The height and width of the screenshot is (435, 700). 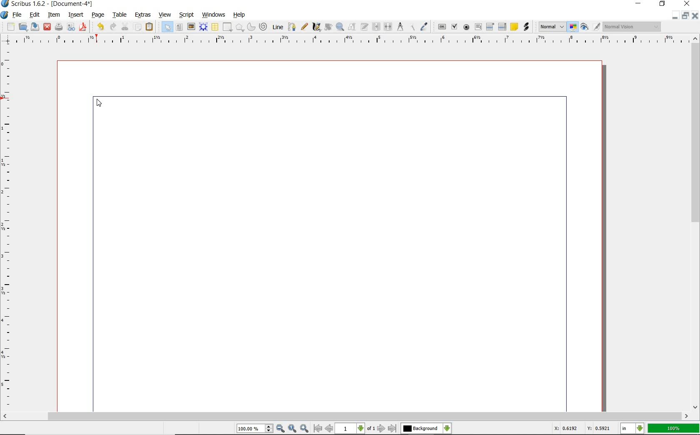 I want to click on text frame, so click(x=180, y=28).